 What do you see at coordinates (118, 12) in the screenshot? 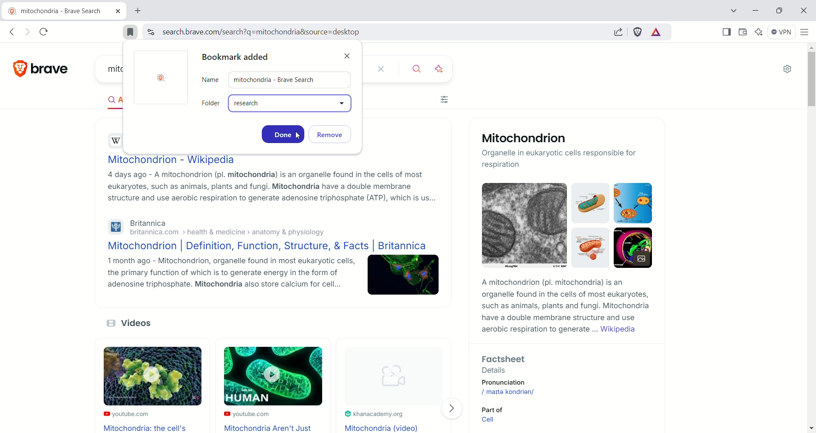
I see `close tab` at bounding box center [118, 12].